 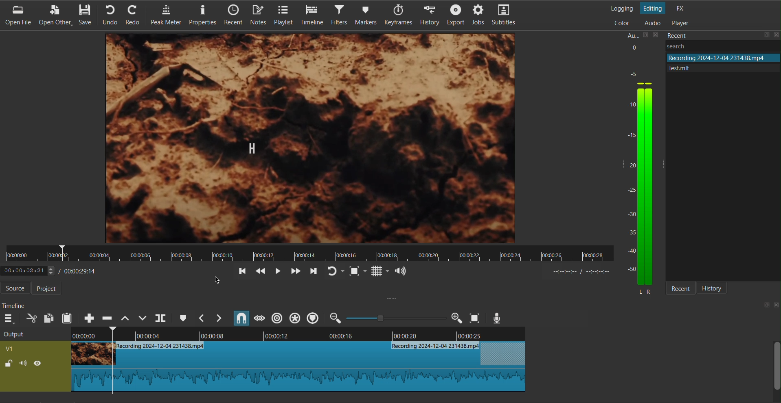 I want to click on Ripple all tracks, so click(x=294, y=318).